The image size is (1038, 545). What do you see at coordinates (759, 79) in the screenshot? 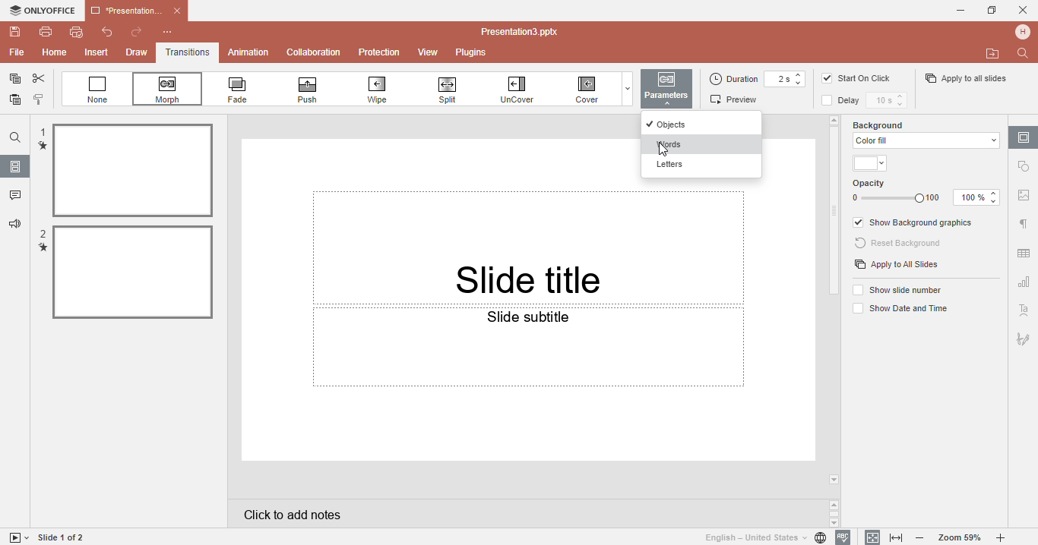
I see `Duration` at bounding box center [759, 79].